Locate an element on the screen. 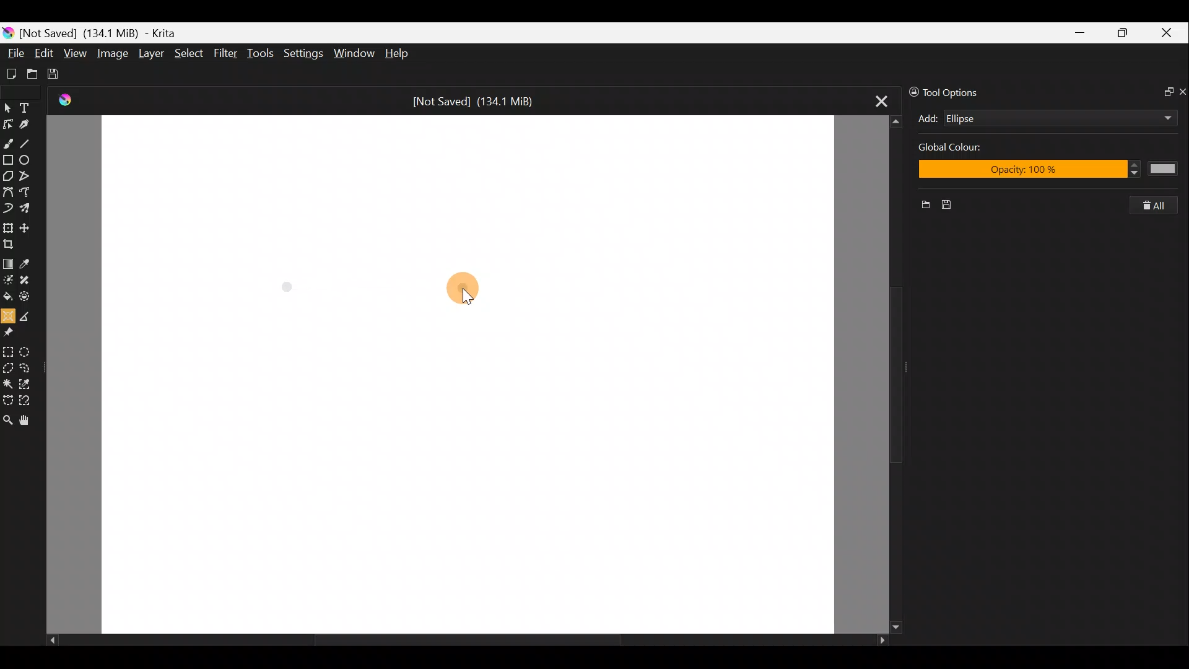 The image size is (1189, 669). Krita Logo is located at coordinates (63, 100).